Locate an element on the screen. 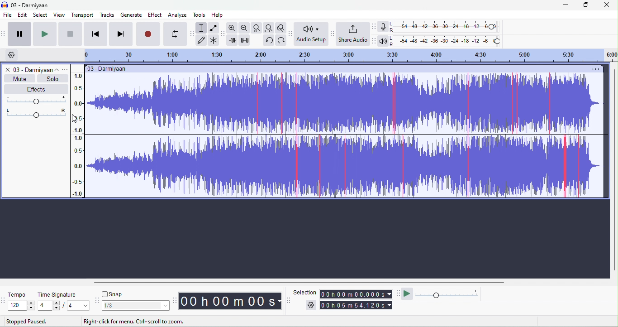 The height and width of the screenshot is (327, 618). help is located at coordinates (218, 15).